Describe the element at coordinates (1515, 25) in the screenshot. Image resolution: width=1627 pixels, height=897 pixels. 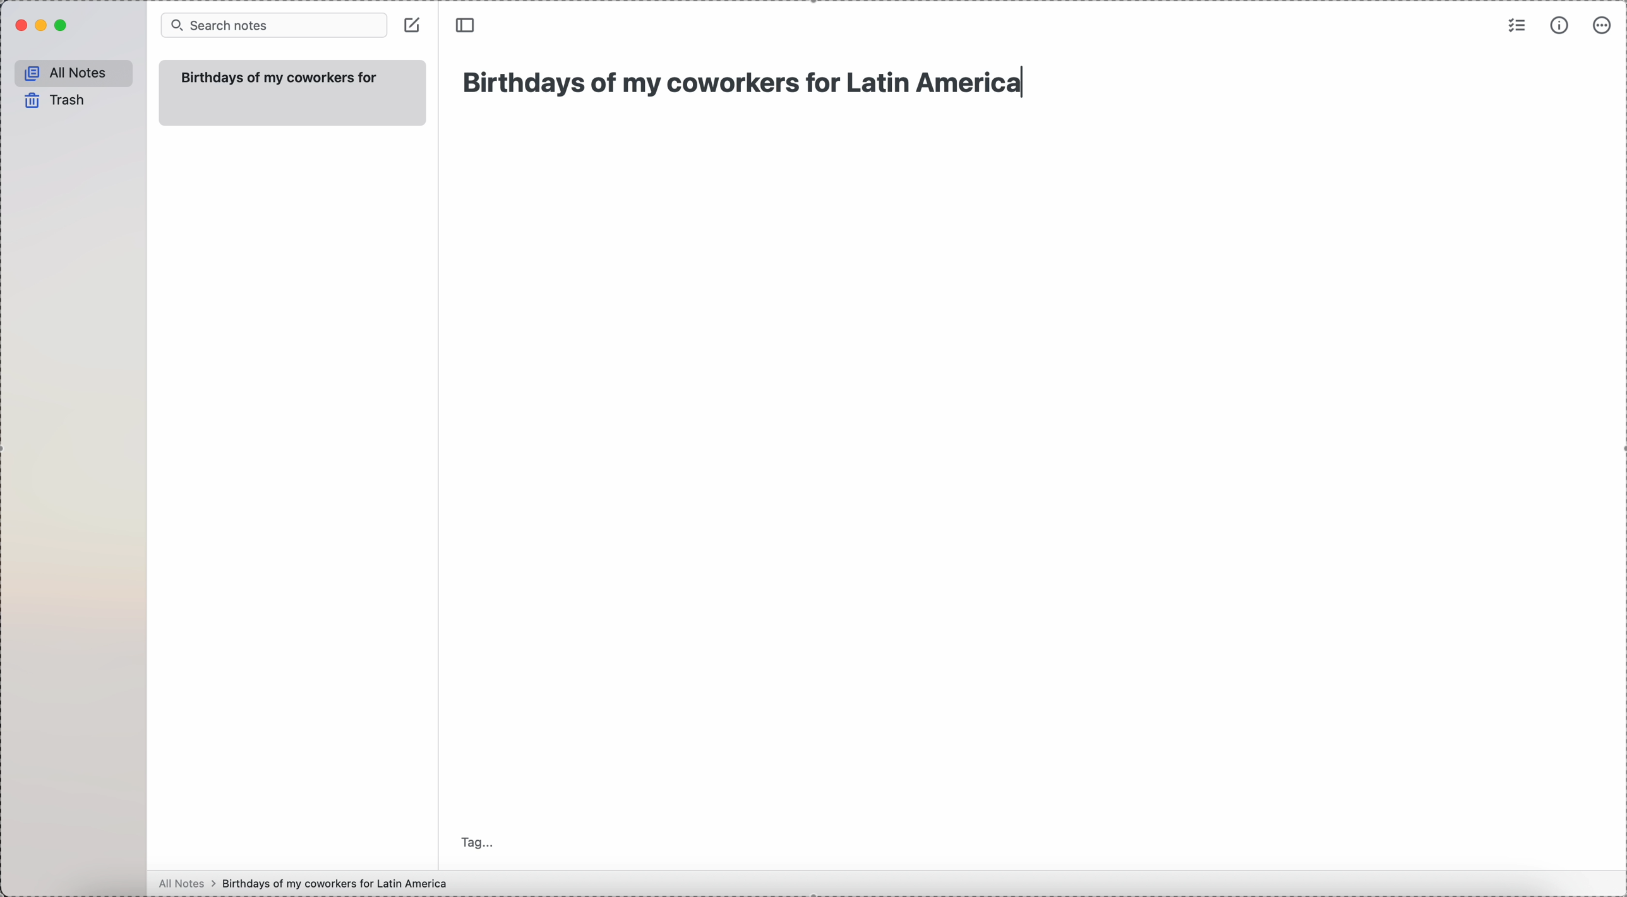
I see `check list` at that location.